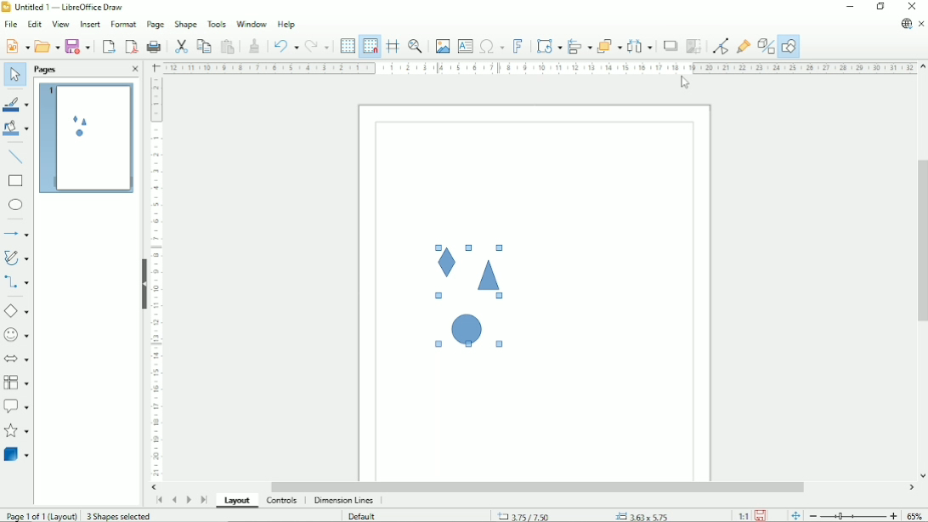 The image size is (928, 522). Describe the element at coordinates (16, 156) in the screenshot. I see `Insert line` at that location.